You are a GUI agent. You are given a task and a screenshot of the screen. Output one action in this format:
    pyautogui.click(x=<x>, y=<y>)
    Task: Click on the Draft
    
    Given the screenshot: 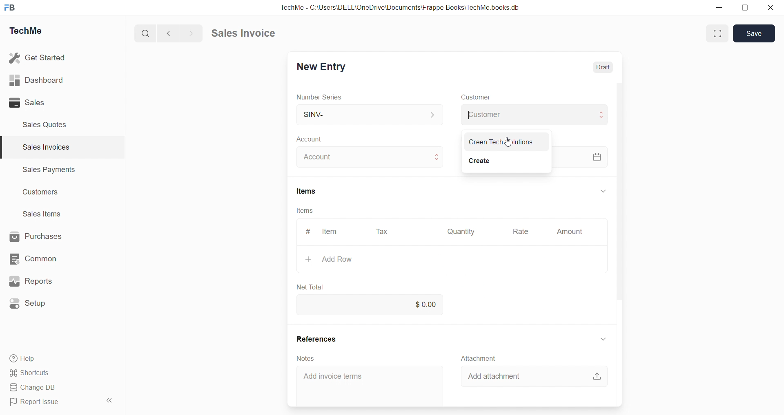 What is the action you would take?
    pyautogui.click(x=603, y=68)
    